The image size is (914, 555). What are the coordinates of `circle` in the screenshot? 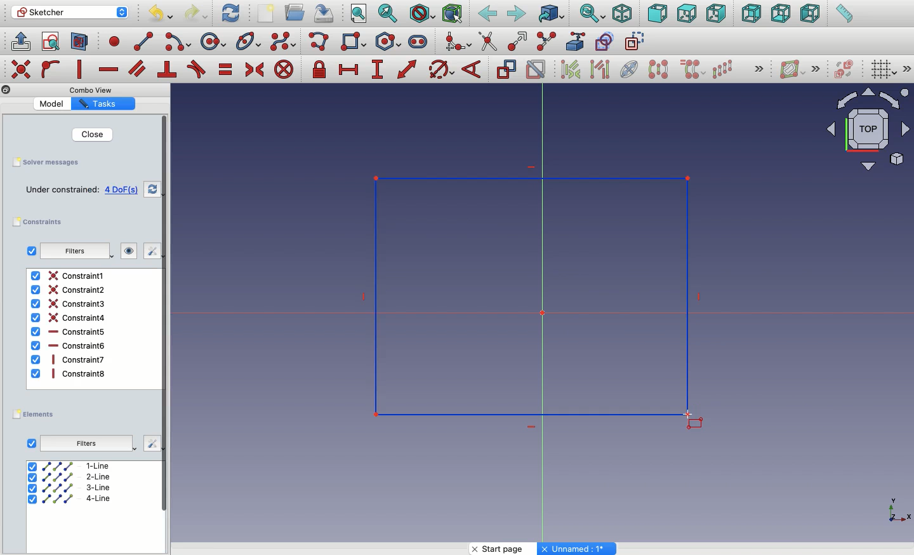 It's located at (213, 42).